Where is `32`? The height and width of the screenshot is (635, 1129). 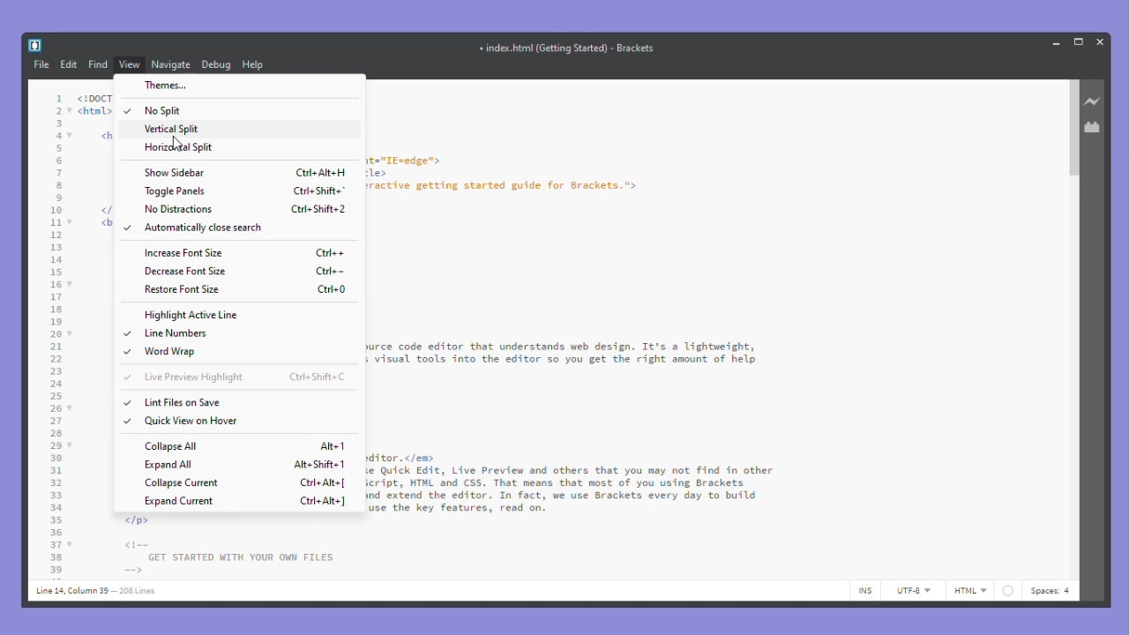
32 is located at coordinates (56, 483).